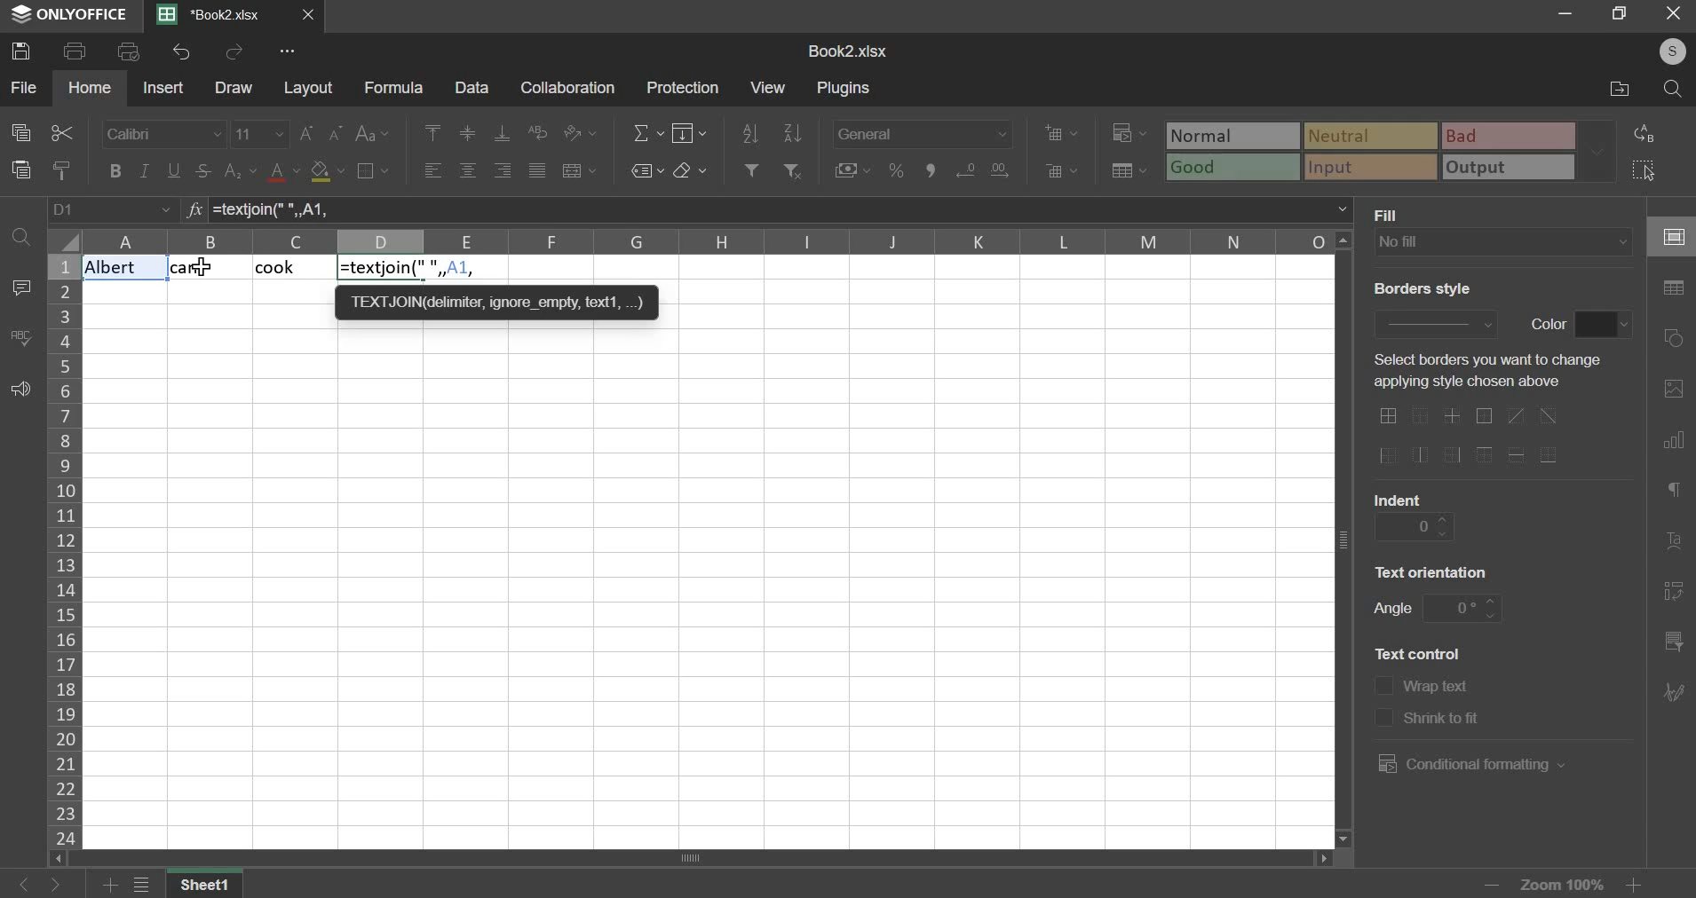  What do you see at coordinates (1617, 91) in the screenshot?
I see `file location` at bounding box center [1617, 91].